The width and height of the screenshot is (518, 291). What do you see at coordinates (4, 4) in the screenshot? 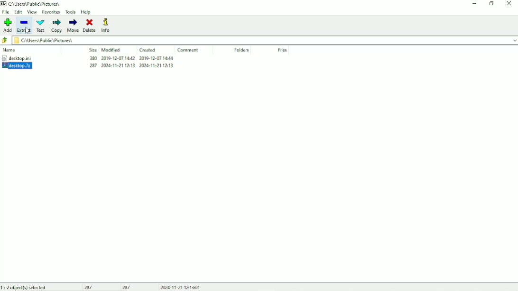
I see `7 zip logo` at bounding box center [4, 4].